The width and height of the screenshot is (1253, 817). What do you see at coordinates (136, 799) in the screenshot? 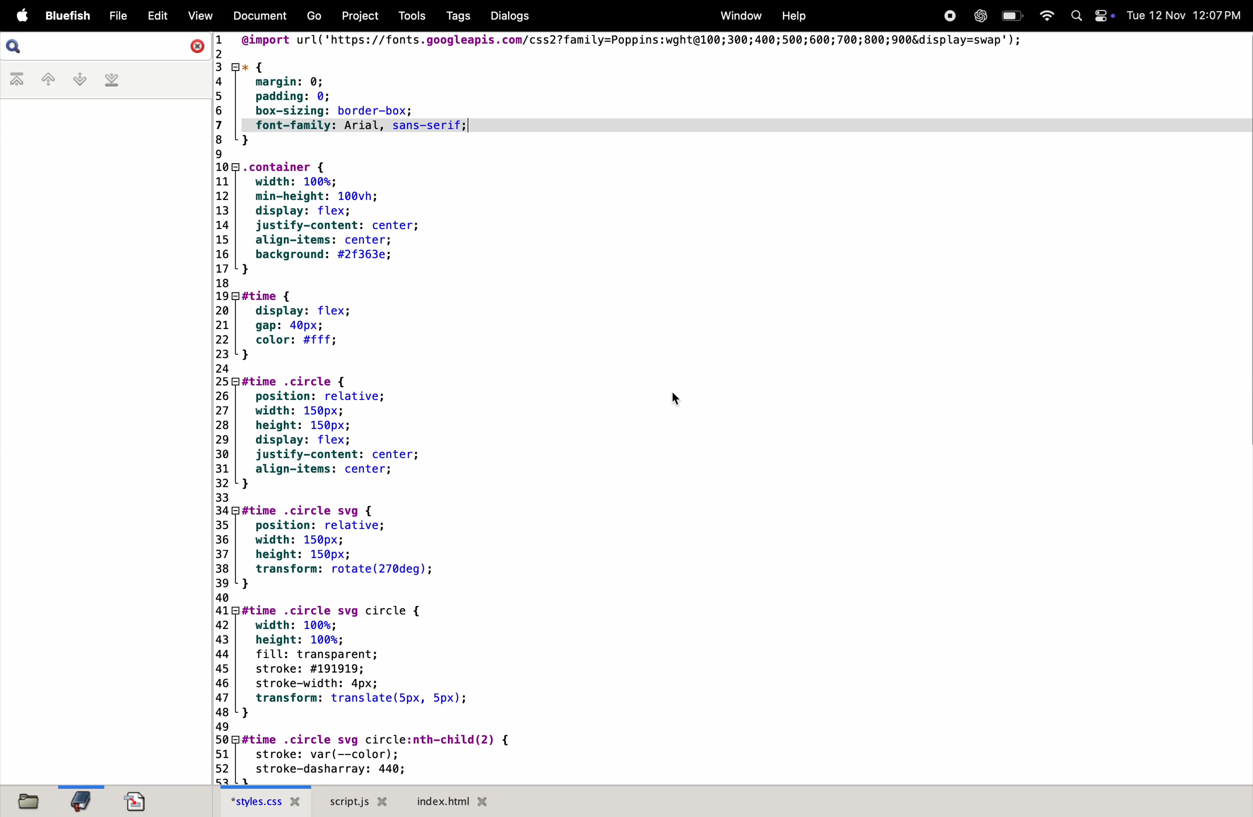
I see `open document` at bounding box center [136, 799].